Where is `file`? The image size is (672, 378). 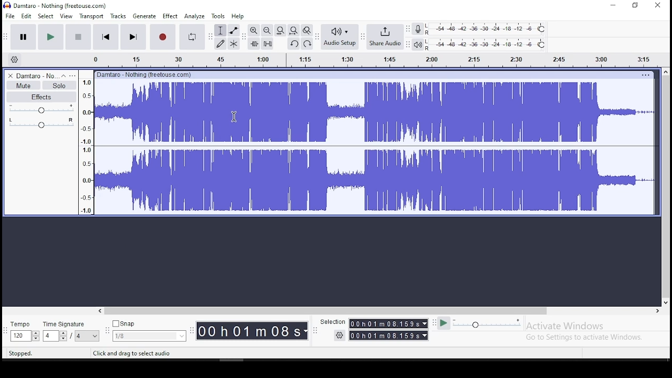
file is located at coordinates (9, 15).